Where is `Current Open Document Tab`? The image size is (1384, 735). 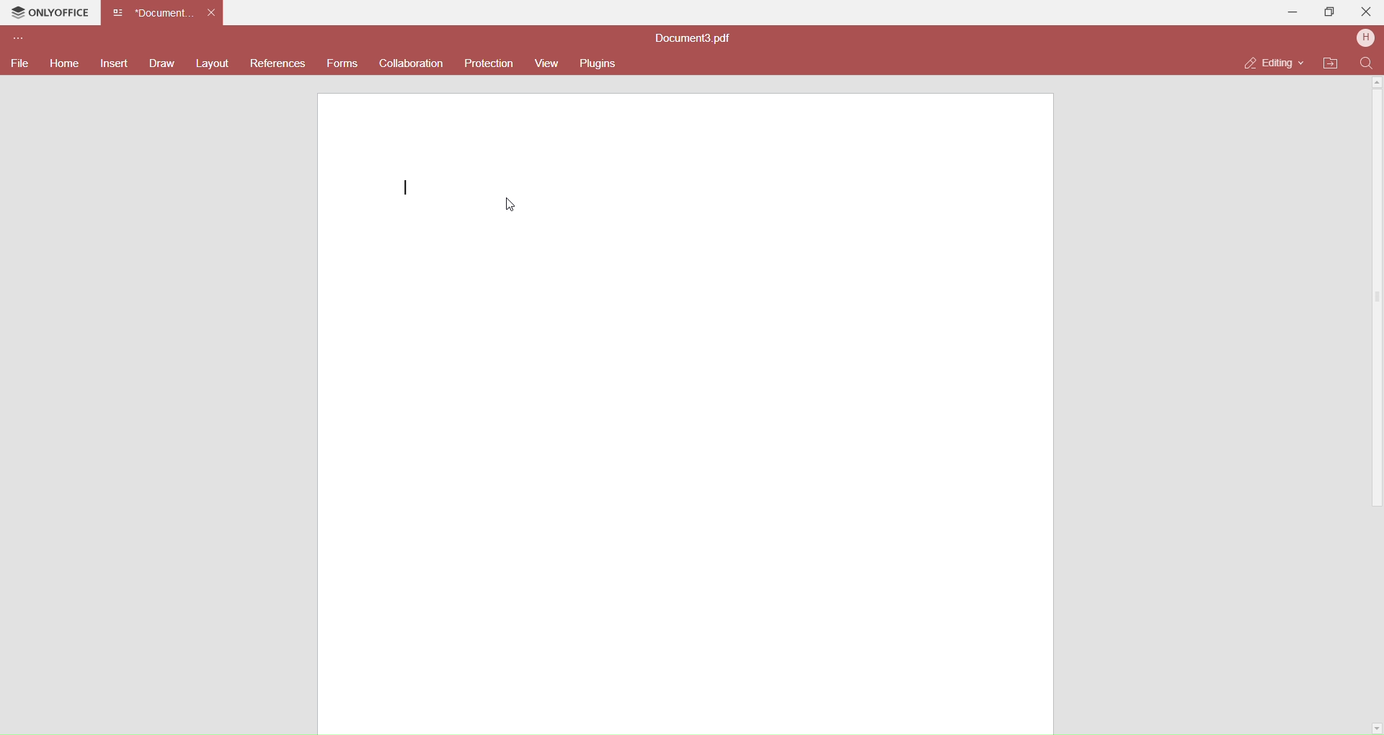
Current Open Document Tab is located at coordinates (153, 12).